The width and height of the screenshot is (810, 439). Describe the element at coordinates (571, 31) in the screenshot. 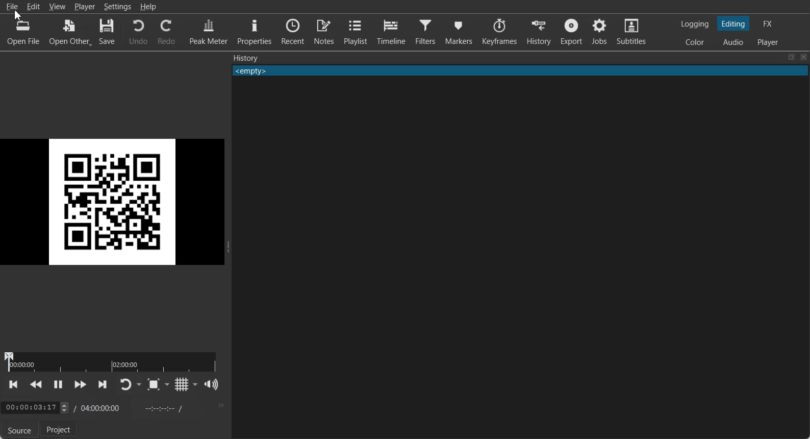

I see `Export` at that location.